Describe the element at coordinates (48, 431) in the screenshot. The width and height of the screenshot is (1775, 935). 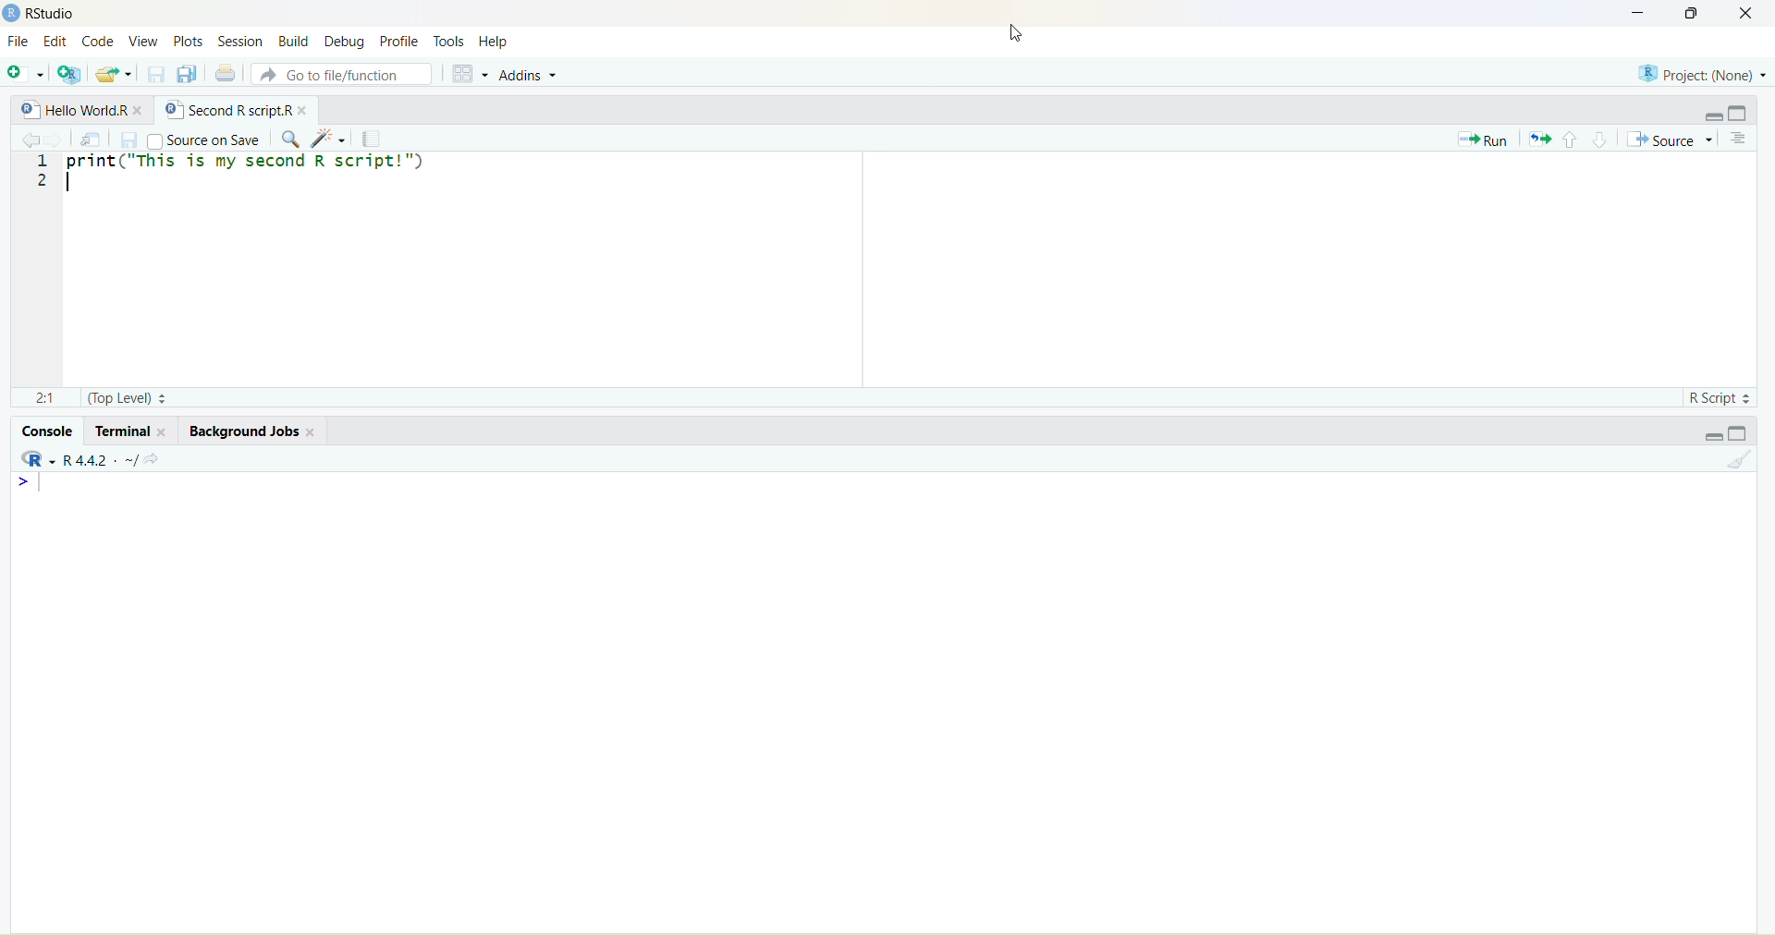
I see `Console` at that location.